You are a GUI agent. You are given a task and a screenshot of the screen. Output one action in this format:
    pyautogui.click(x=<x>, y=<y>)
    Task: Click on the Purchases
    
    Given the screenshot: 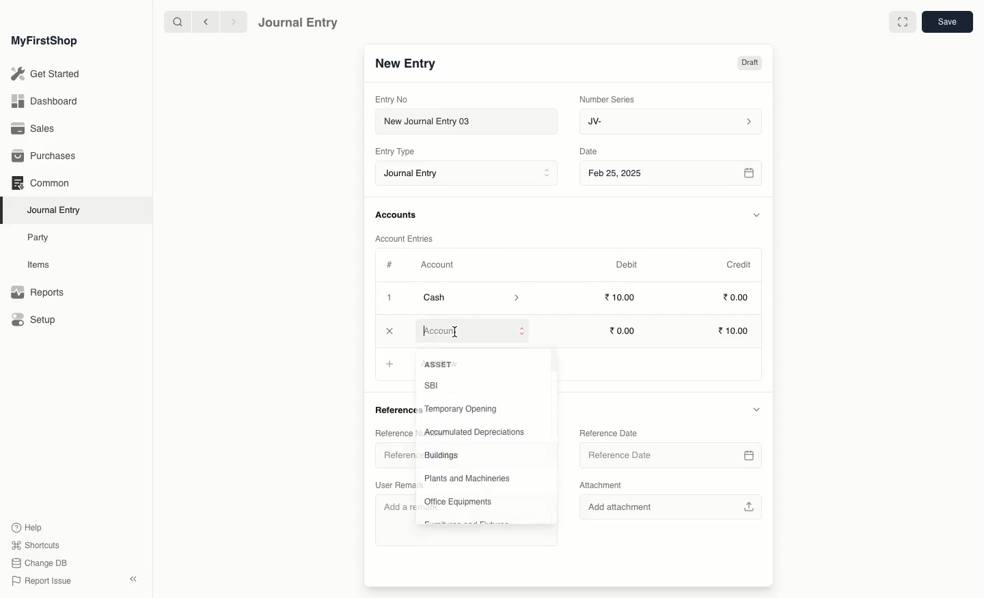 What is the action you would take?
    pyautogui.click(x=47, y=156)
    